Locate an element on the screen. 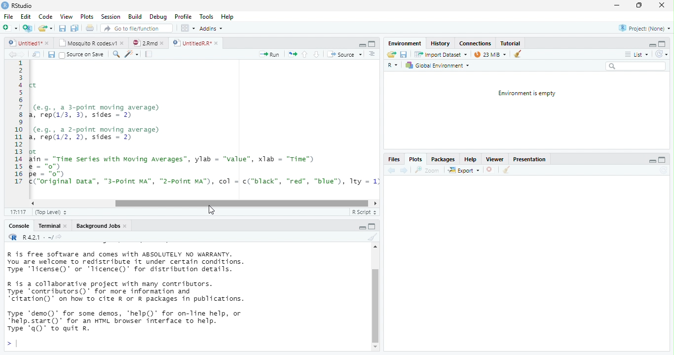  minimize is located at coordinates (651, 46).